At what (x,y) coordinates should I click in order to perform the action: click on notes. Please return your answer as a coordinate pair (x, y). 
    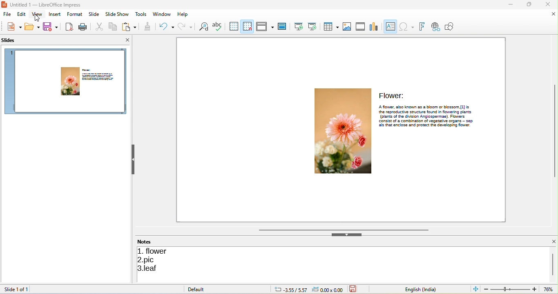
    Looking at the image, I should click on (148, 241).